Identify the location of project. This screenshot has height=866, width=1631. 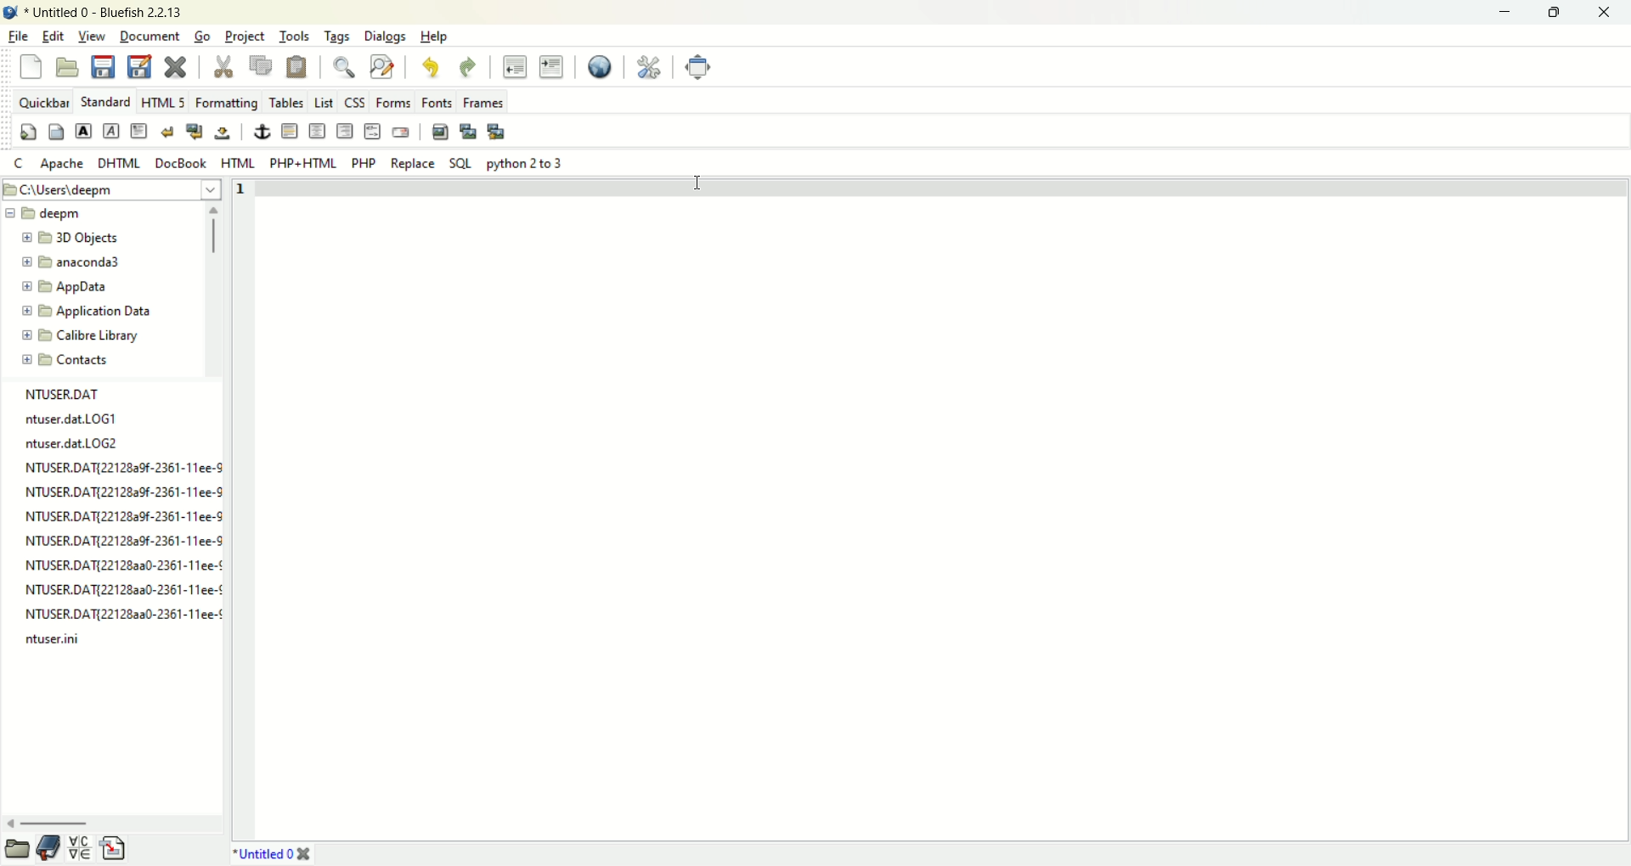
(245, 37).